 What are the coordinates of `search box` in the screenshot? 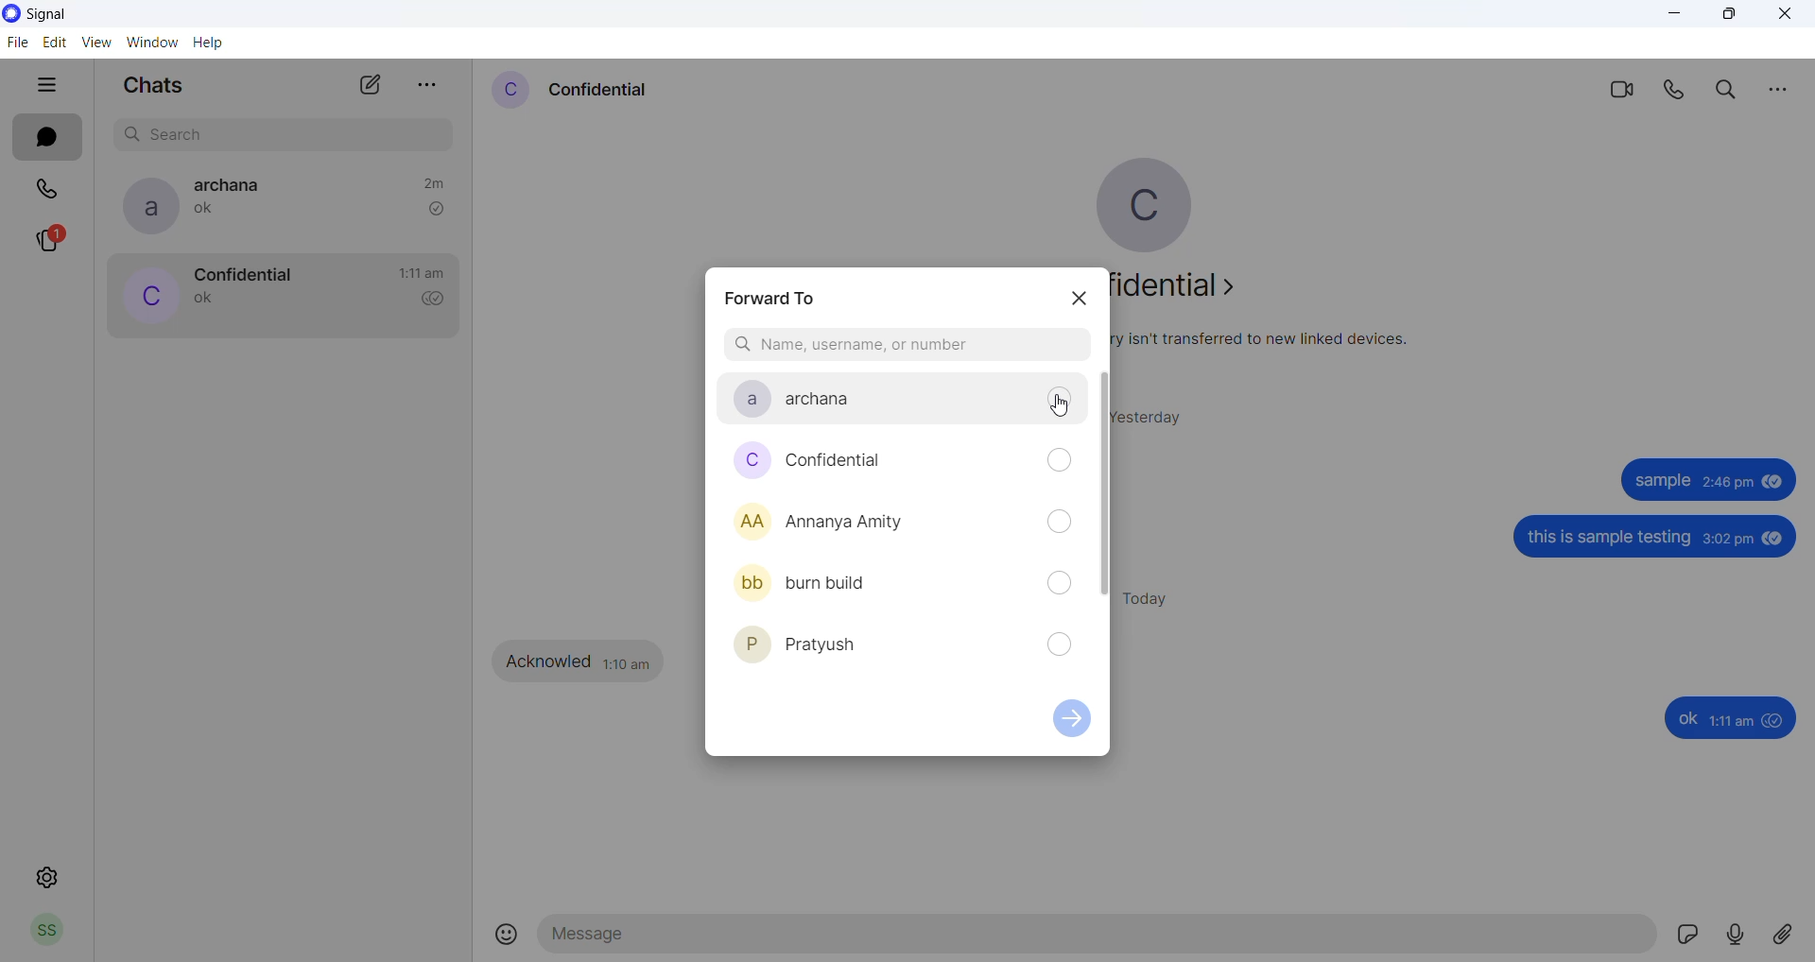 It's located at (288, 131).